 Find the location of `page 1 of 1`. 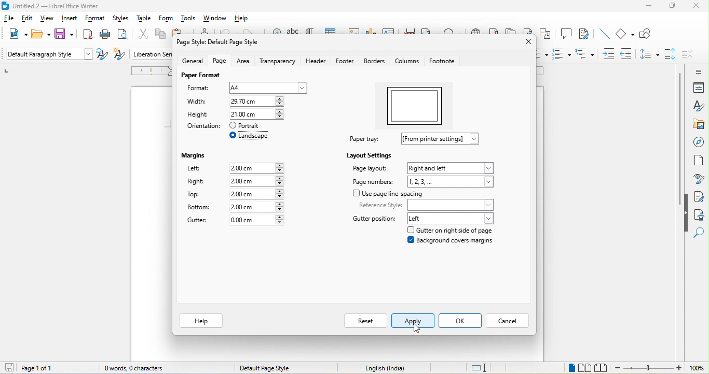

page 1 of 1 is located at coordinates (28, 368).